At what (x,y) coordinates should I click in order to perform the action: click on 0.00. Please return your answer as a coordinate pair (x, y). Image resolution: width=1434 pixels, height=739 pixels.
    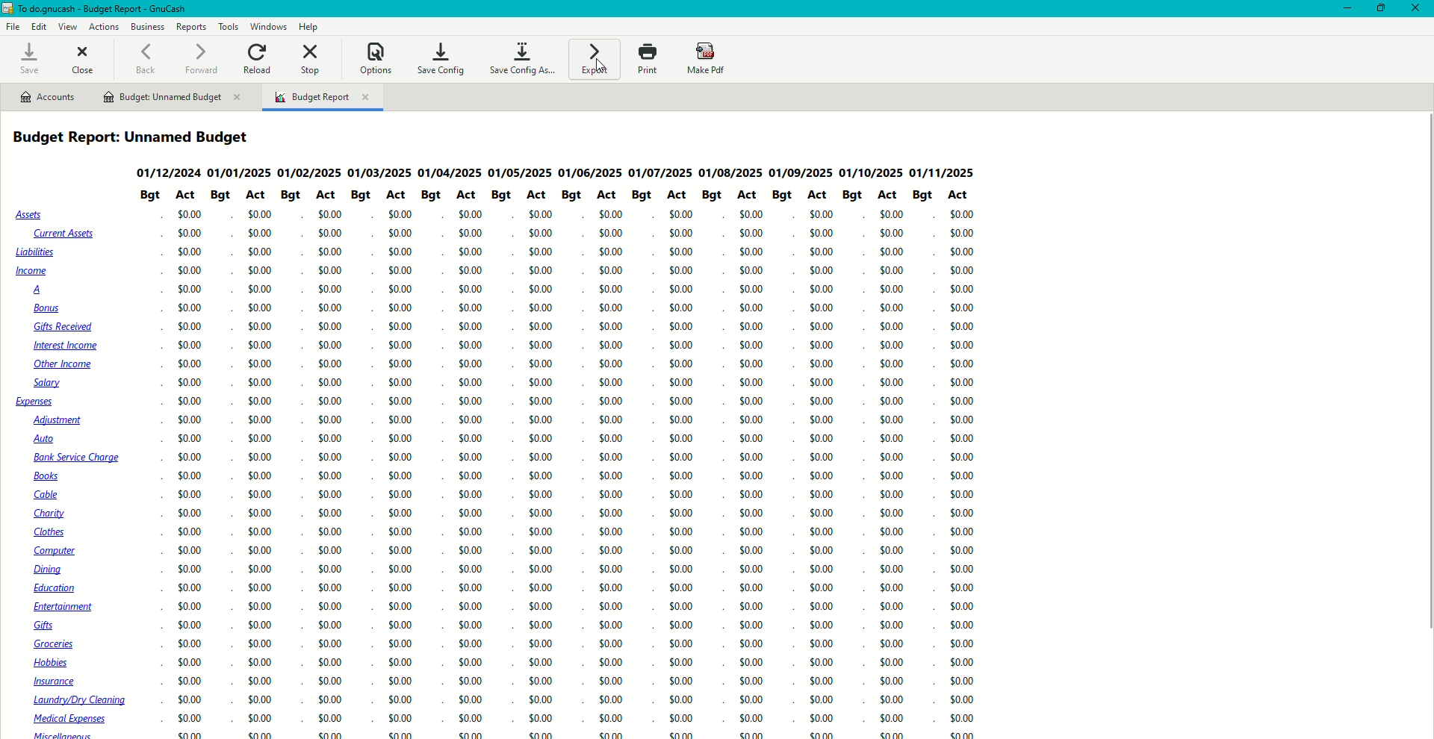
    Looking at the image, I should click on (262, 346).